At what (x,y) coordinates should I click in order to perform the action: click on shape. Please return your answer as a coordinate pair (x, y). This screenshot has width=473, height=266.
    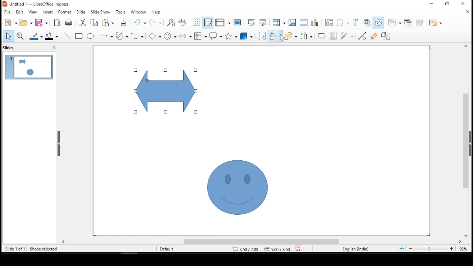
    Looking at the image, I should click on (238, 186).